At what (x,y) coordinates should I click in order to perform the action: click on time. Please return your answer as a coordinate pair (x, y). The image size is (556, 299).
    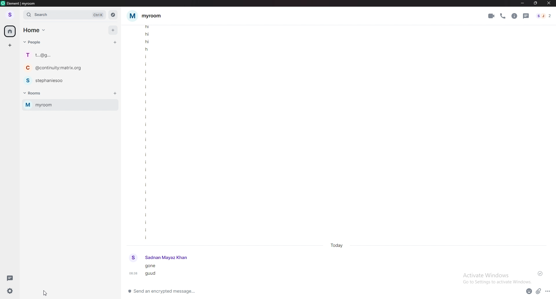
    Looking at the image, I should click on (338, 245).